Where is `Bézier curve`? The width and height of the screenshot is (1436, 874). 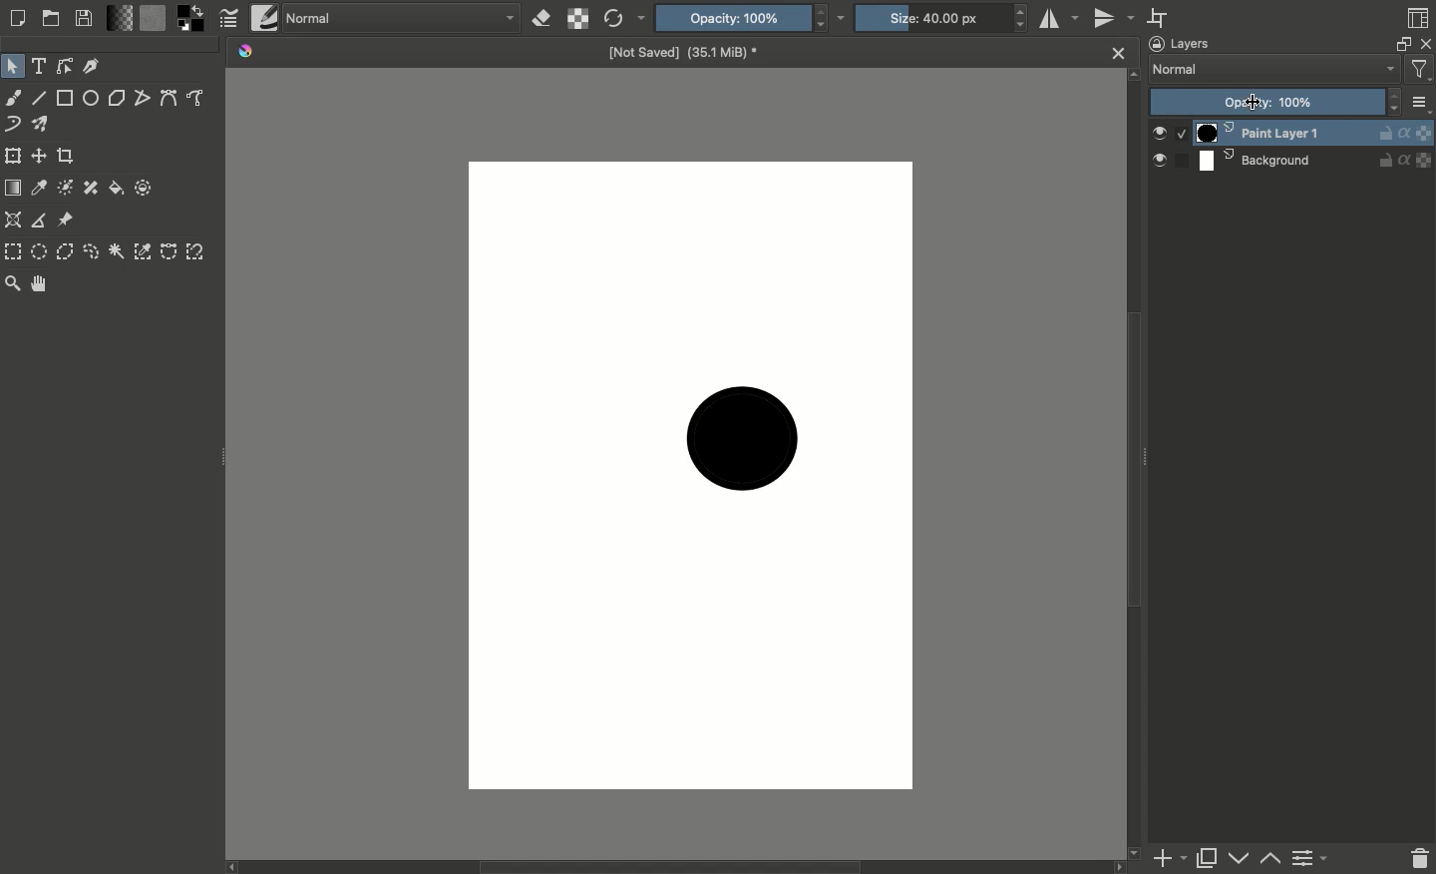
Bézier curve is located at coordinates (169, 97).